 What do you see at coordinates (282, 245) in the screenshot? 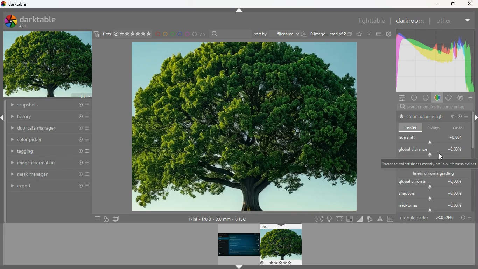
I see `image` at bounding box center [282, 245].